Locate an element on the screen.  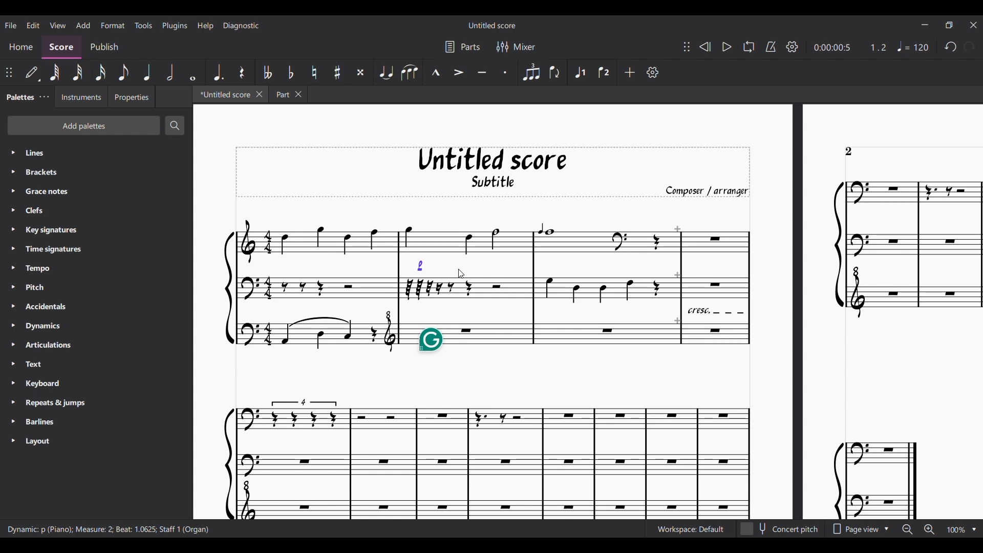
Cursor position unchanged is located at coordinates (461, 273).